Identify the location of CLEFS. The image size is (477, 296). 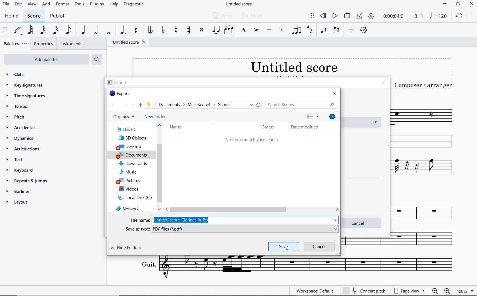
(16, 74).